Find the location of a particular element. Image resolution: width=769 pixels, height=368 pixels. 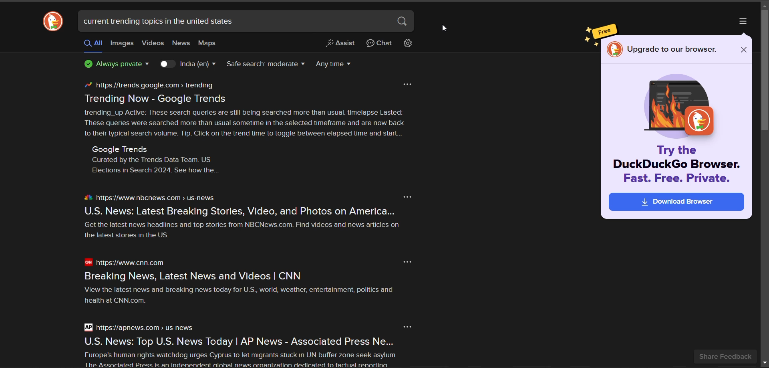

change search settings is located at coordinates (407, 43).